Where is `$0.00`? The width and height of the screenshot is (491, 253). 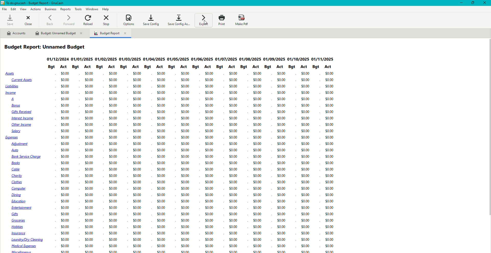
$0.00 is located at coordinates (137, 163).